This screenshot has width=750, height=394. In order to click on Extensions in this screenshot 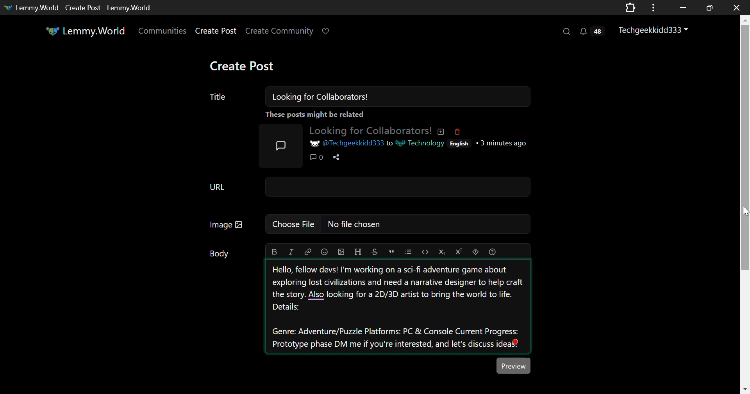, I will do `click(630, 7)`.